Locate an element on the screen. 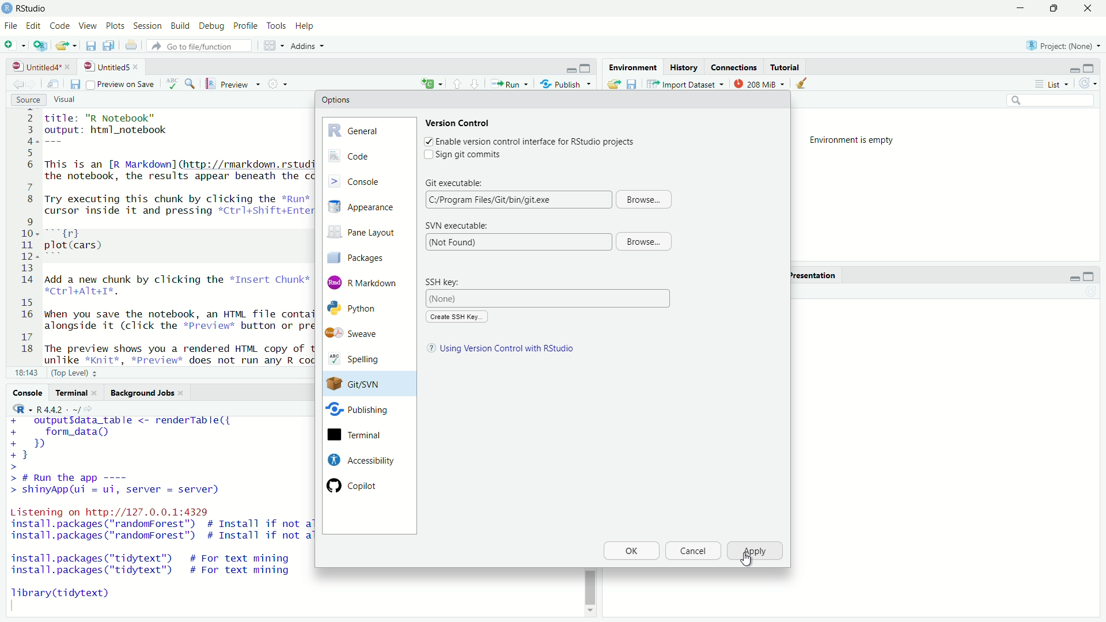 The image size is (1106, 622). minimize is located at coordinates (1073, 69).